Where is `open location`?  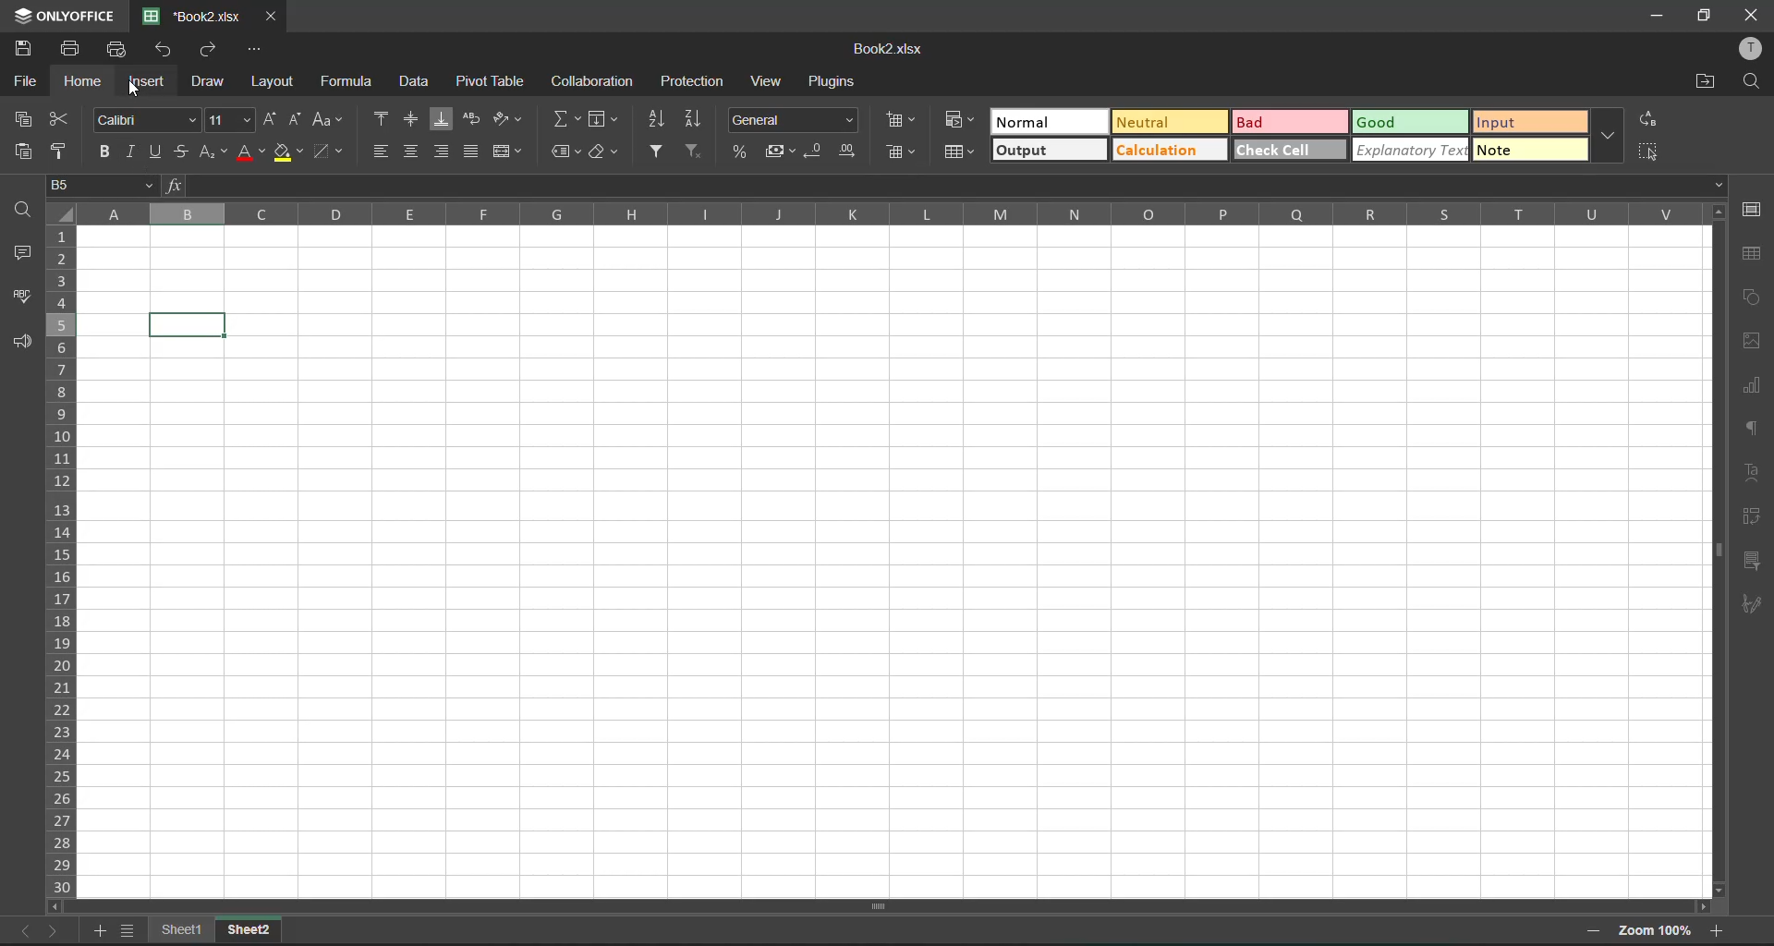
open location is located at coordinates (1698, 83).